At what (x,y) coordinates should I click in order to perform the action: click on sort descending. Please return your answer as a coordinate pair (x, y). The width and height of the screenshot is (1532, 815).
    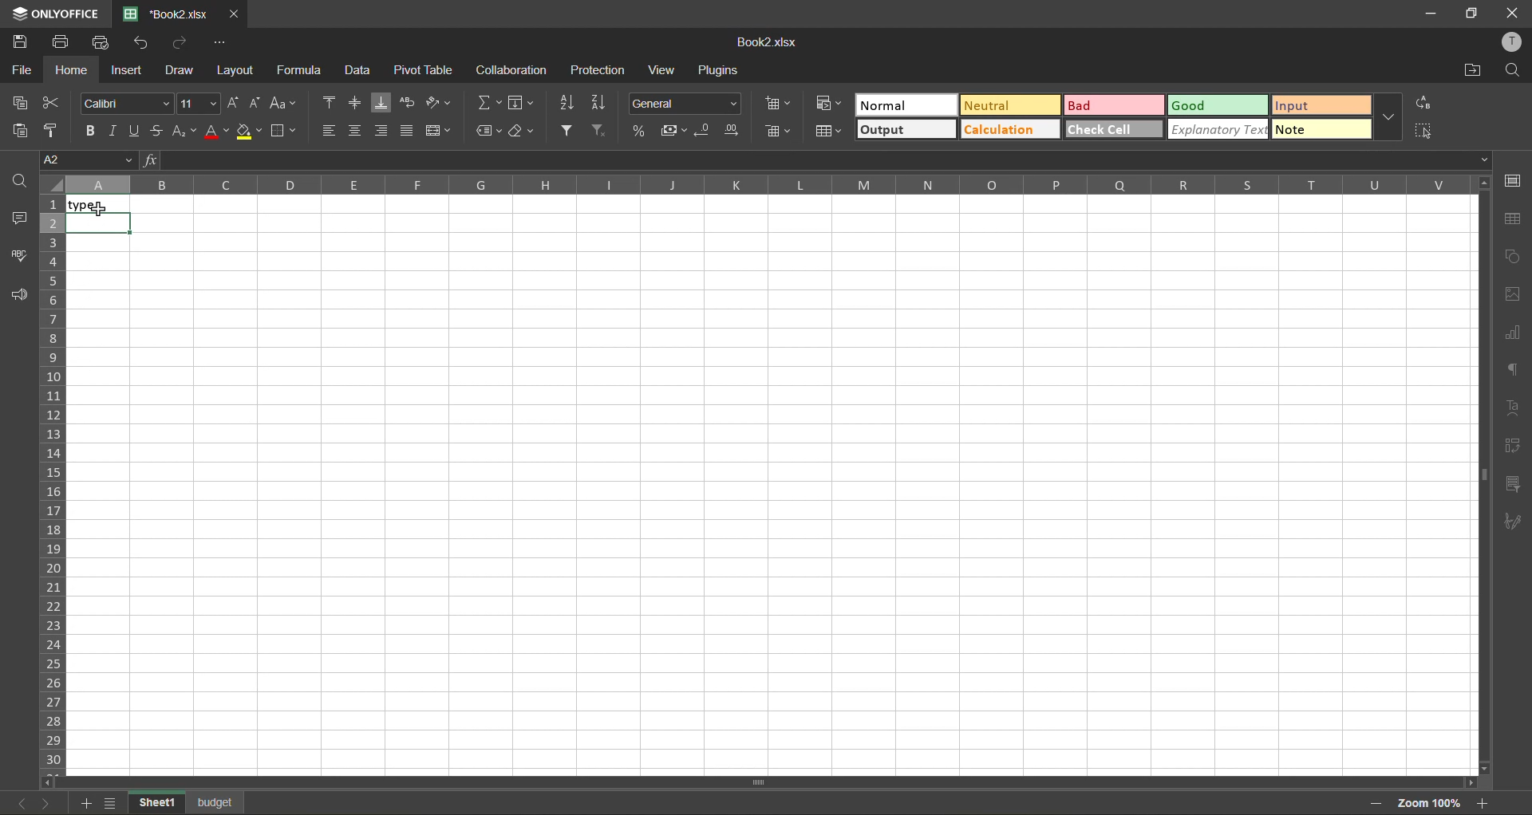
    Looking at the image, I should click on (602, 101).